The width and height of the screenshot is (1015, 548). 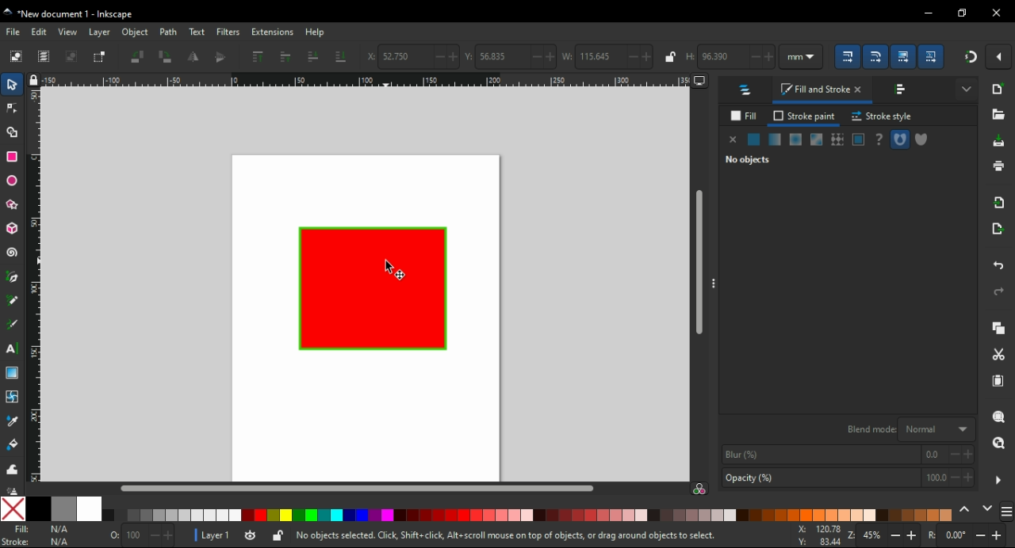 I want to click on 0, so click(x=955, y=535).